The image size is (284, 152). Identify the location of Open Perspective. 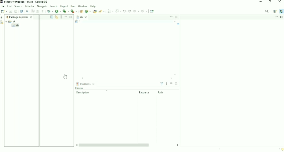
(274, 11).